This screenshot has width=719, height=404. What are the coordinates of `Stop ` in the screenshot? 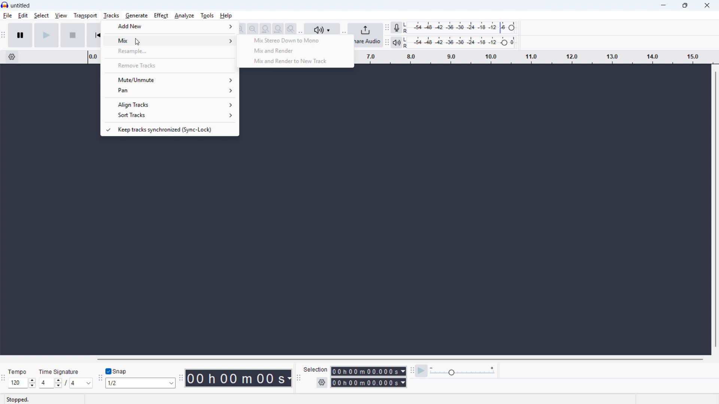 It's located at (73, 35).